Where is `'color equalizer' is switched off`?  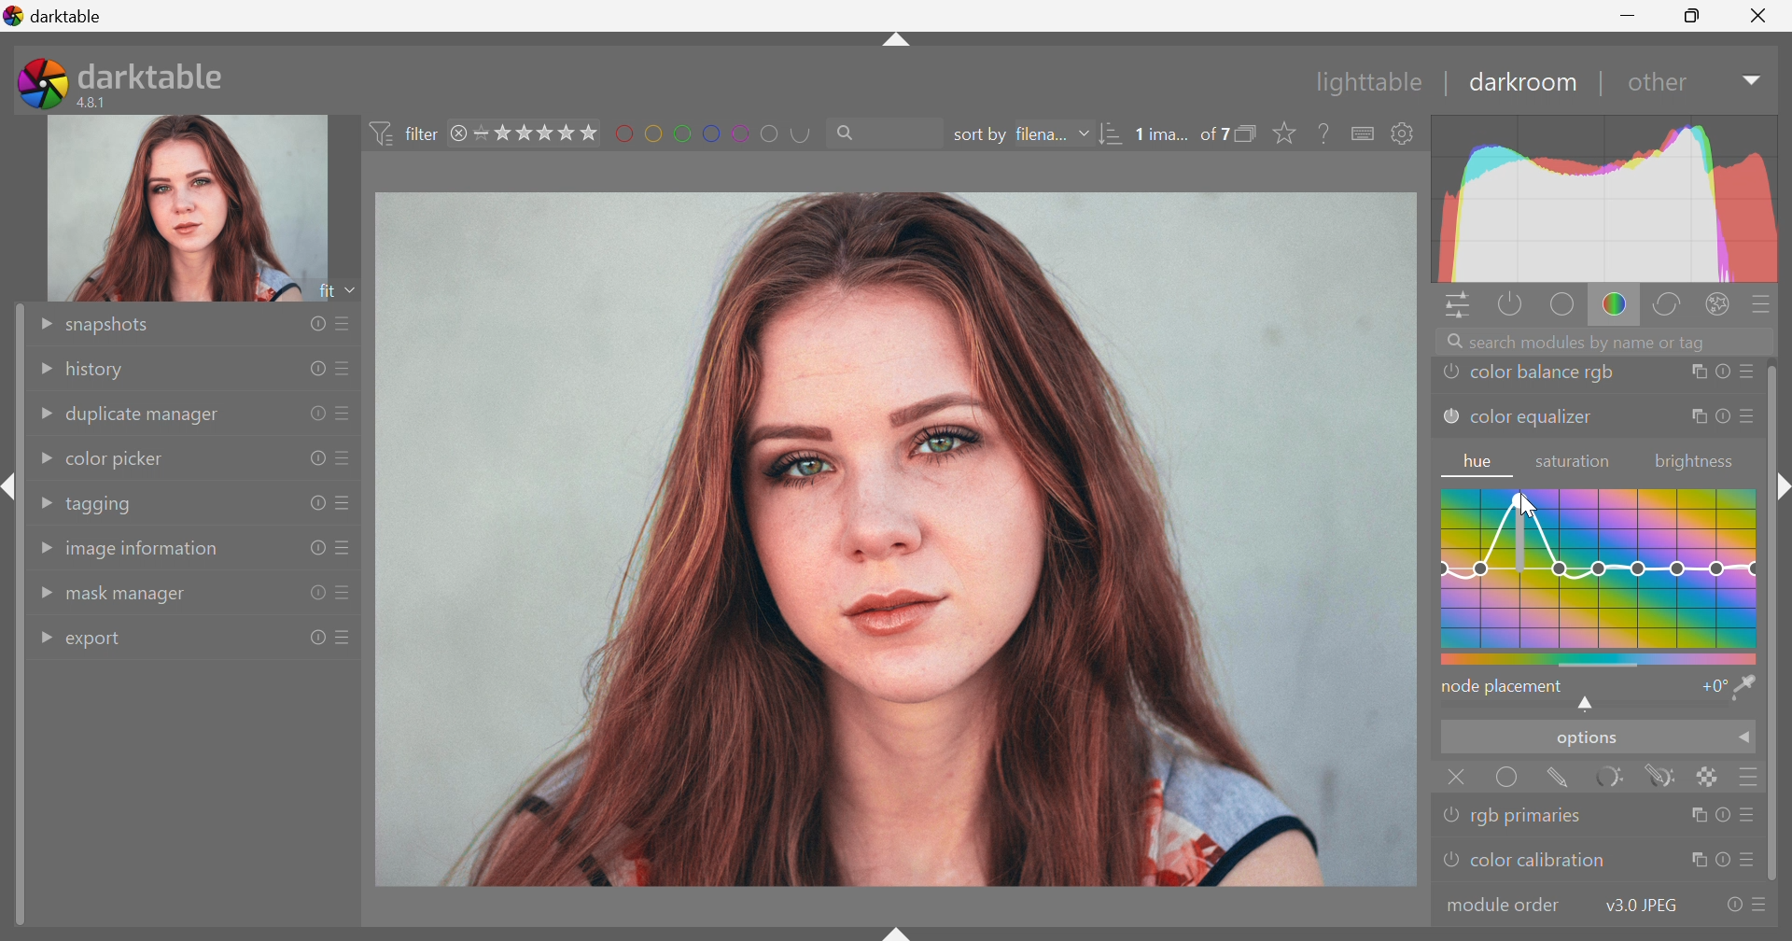
'color equalizer' is switched off is located at coordinates (1449, 416).